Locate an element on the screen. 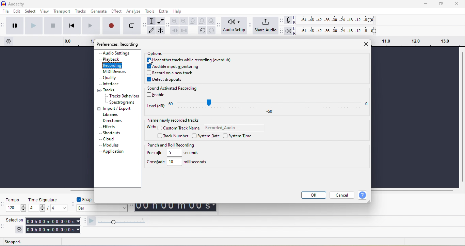 This screenshot has width=465, height=246. spectograms is located at coordinates (120, 102).